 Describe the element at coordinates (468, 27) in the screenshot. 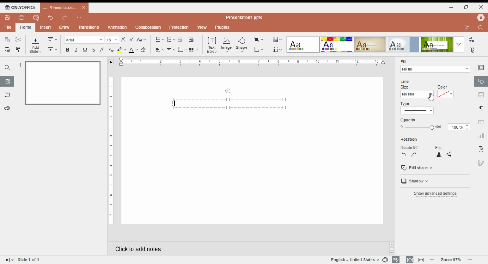

I see `open file location` at that location.